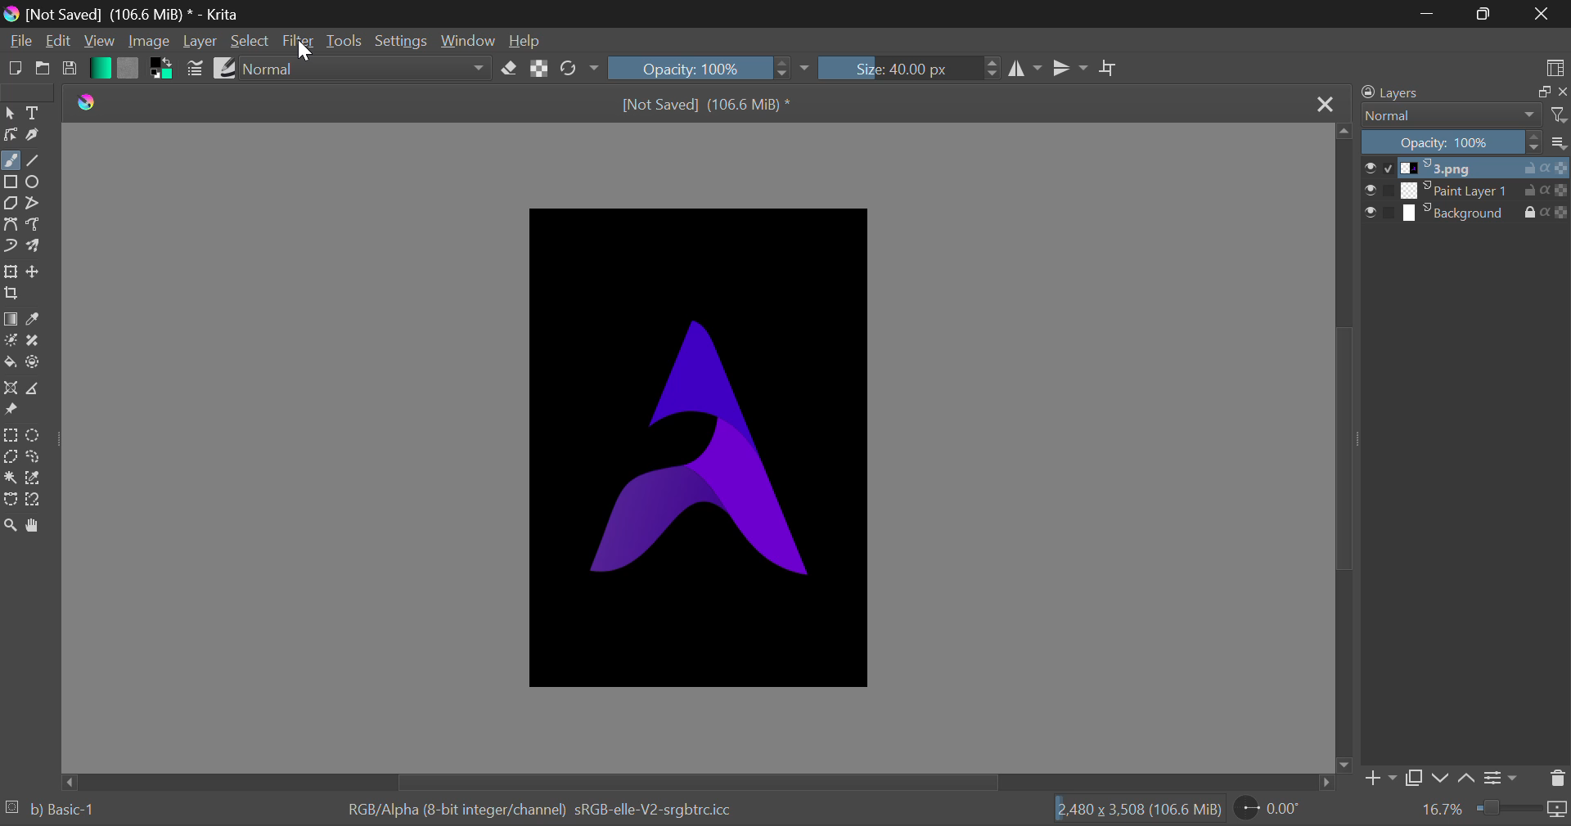 The image size is (1571, 826). I want to click on options, so click(1558, 141).